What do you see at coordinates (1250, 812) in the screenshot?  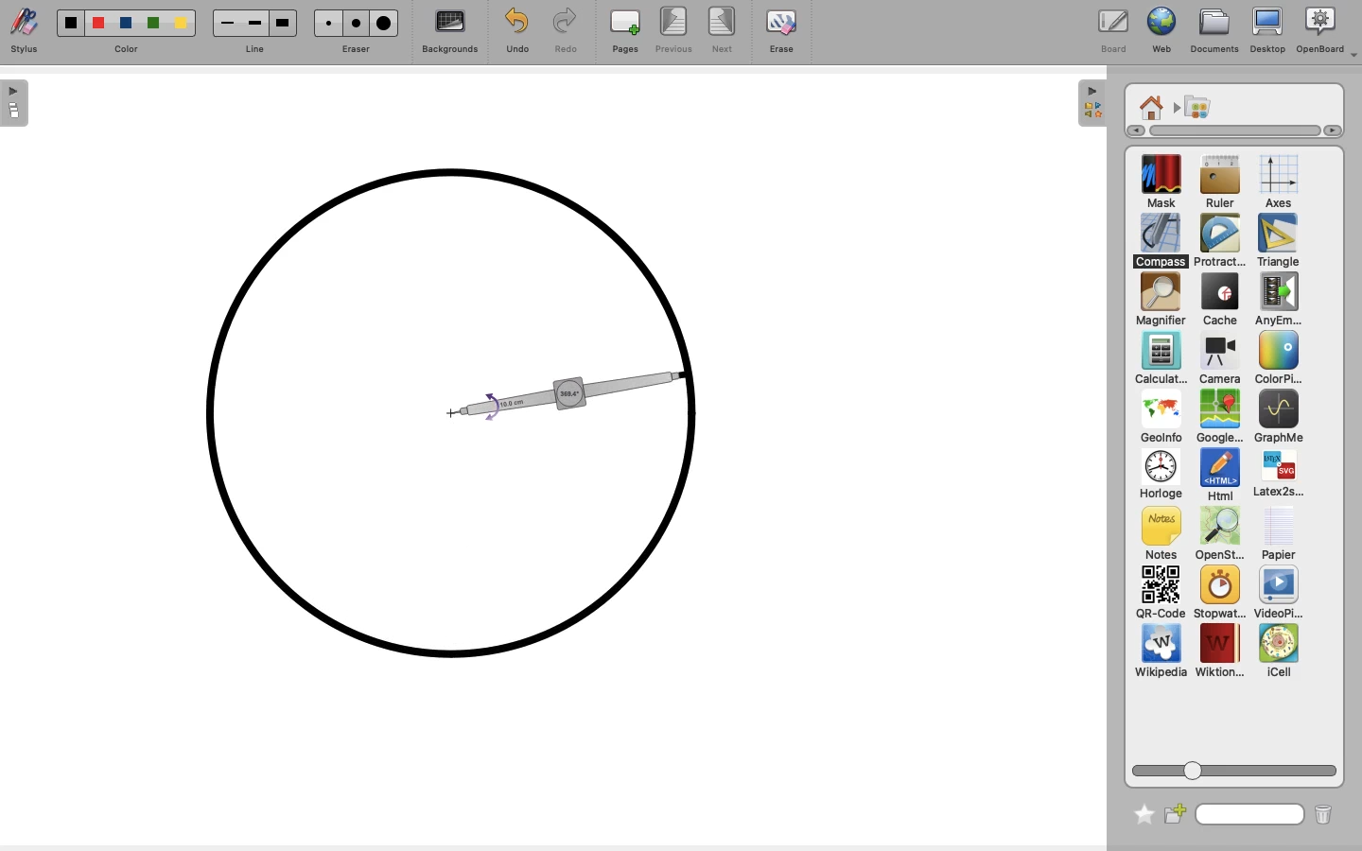 I see `Search` at bounding box center [1250, 812].